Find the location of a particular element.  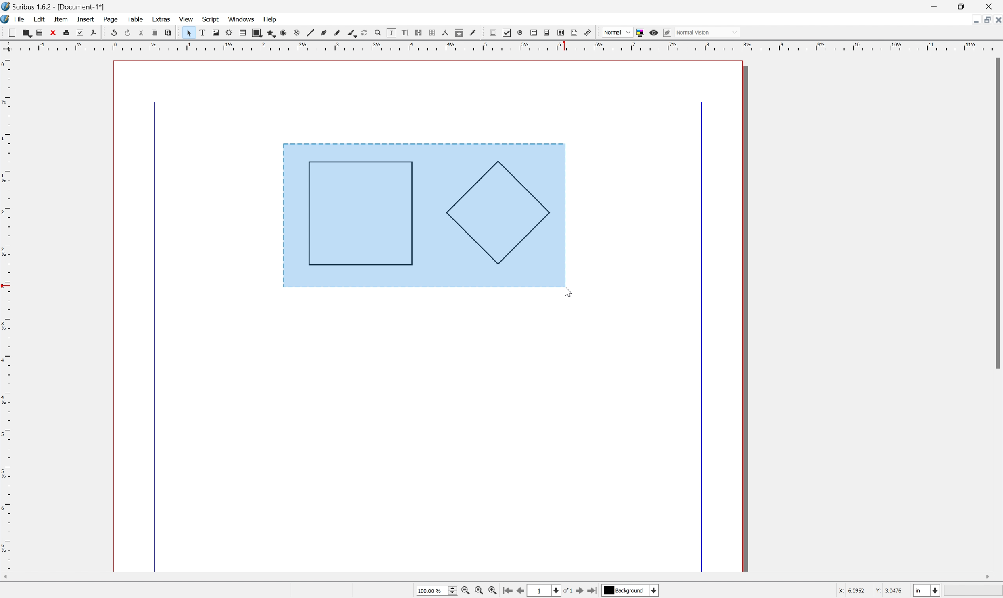

redo is located at coordinates (126, 33).